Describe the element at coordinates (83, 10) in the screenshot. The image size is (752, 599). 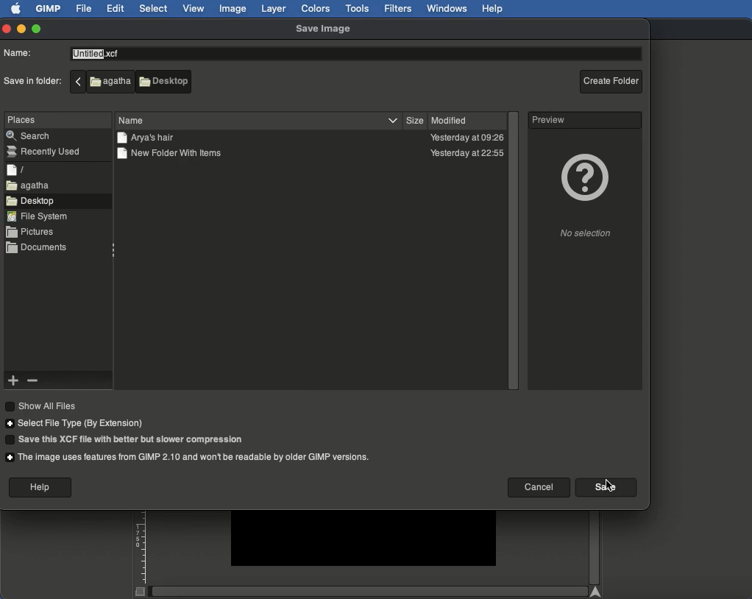
I see `File` at that location.